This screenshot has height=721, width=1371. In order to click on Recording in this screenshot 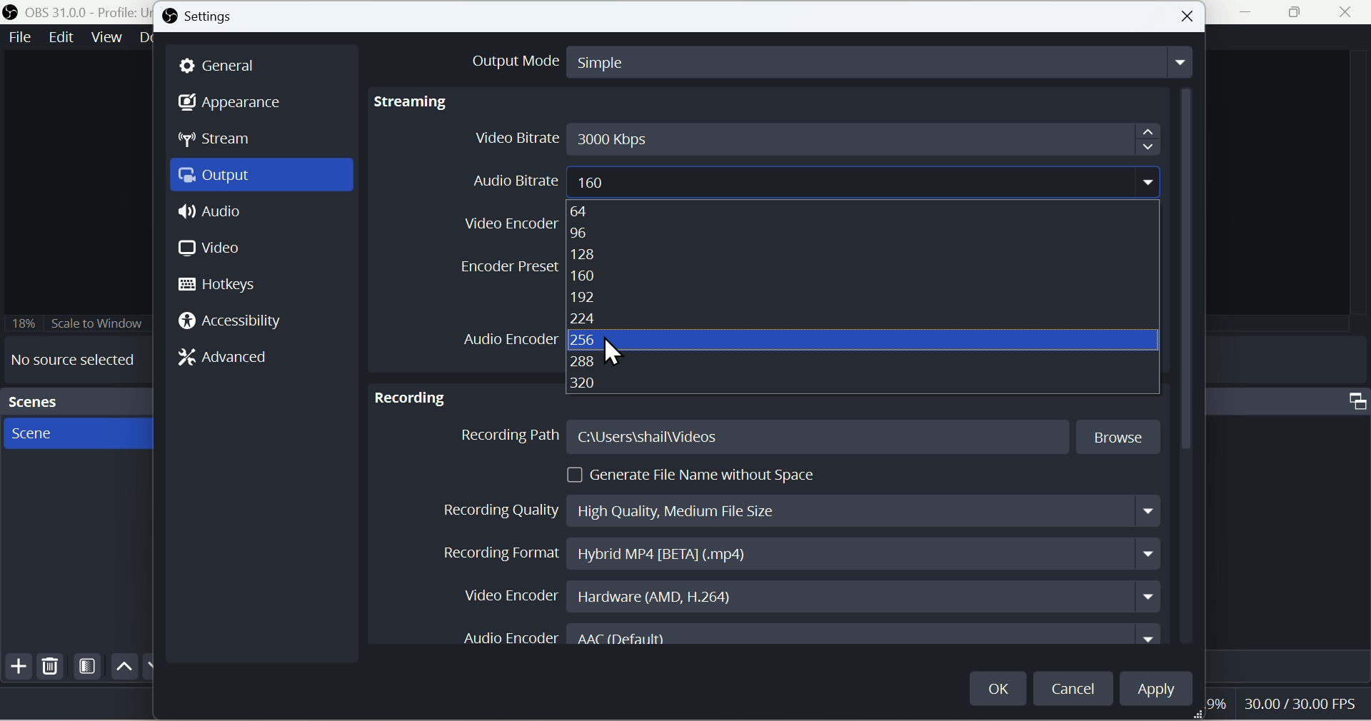, I will do `click(411, 393)`.